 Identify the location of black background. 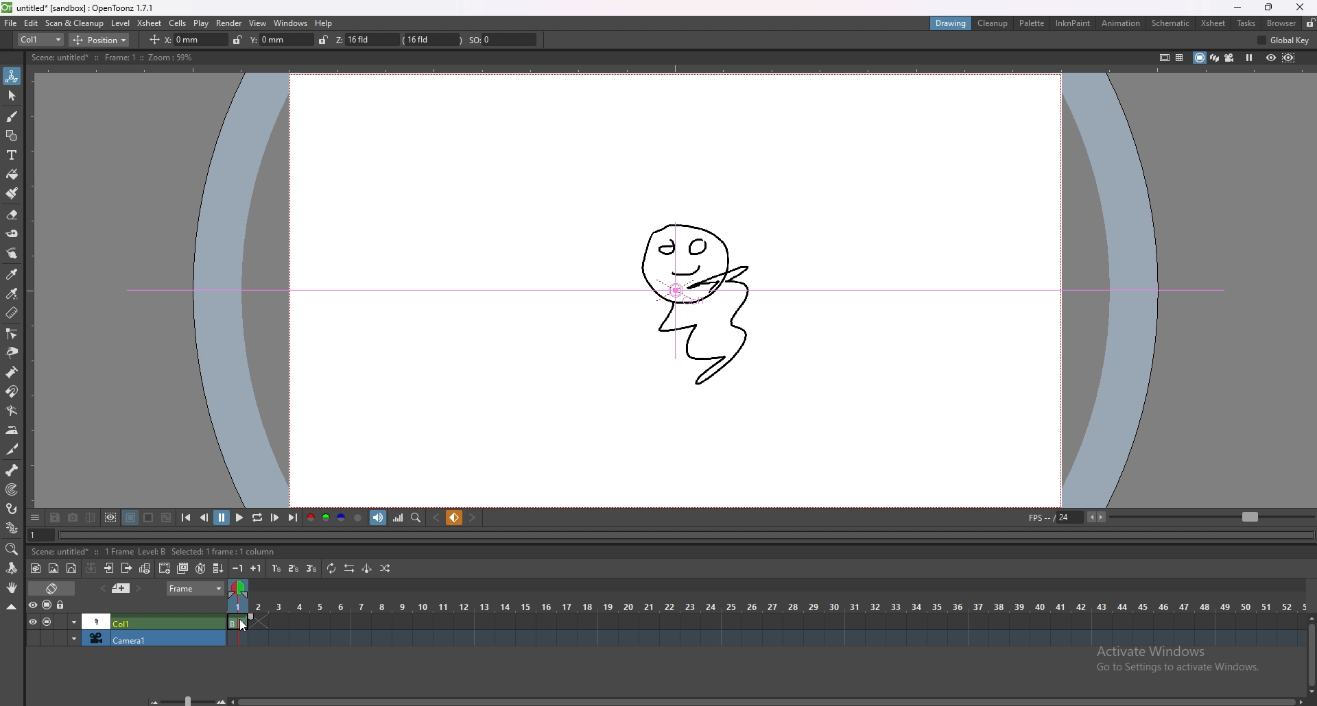
(131, 517).